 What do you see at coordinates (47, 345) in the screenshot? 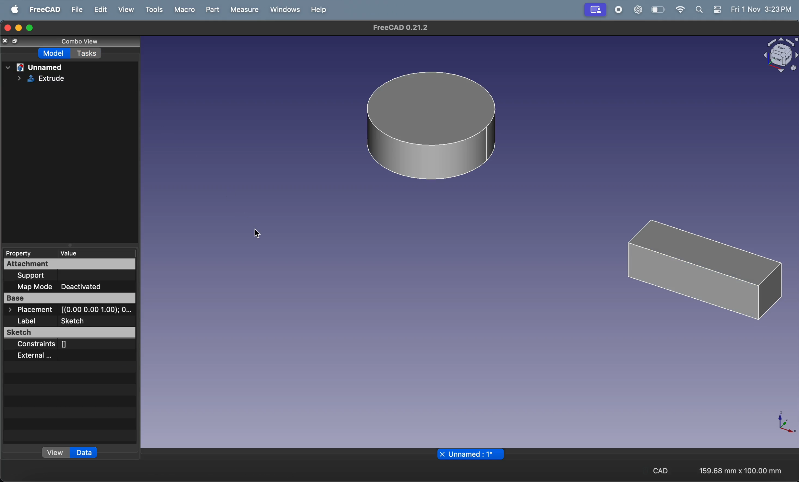
I see `Constraints []` at bounding box center [47, 345].